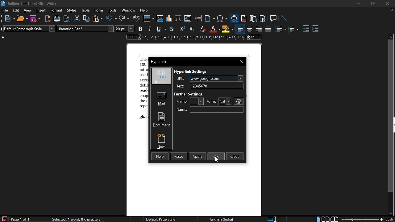 The width and height of the screenshot is (395, 222). I want to click on font size, so click(125, 29).